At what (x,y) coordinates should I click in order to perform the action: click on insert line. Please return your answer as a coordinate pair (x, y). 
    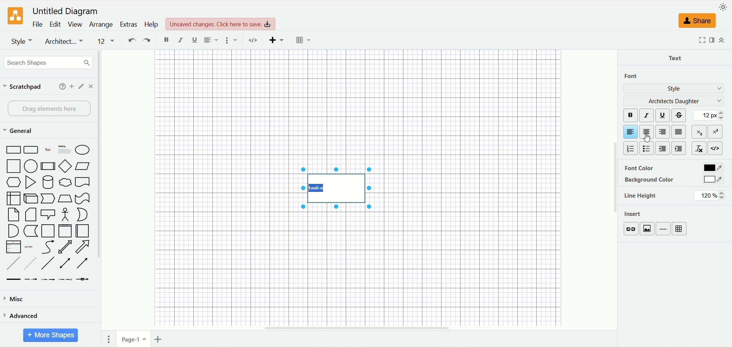
    Looking at the image, I should click on (665, 229).